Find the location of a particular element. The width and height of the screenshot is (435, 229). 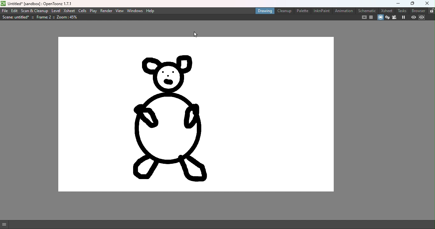

Preview is located at coordinates (412, 17).